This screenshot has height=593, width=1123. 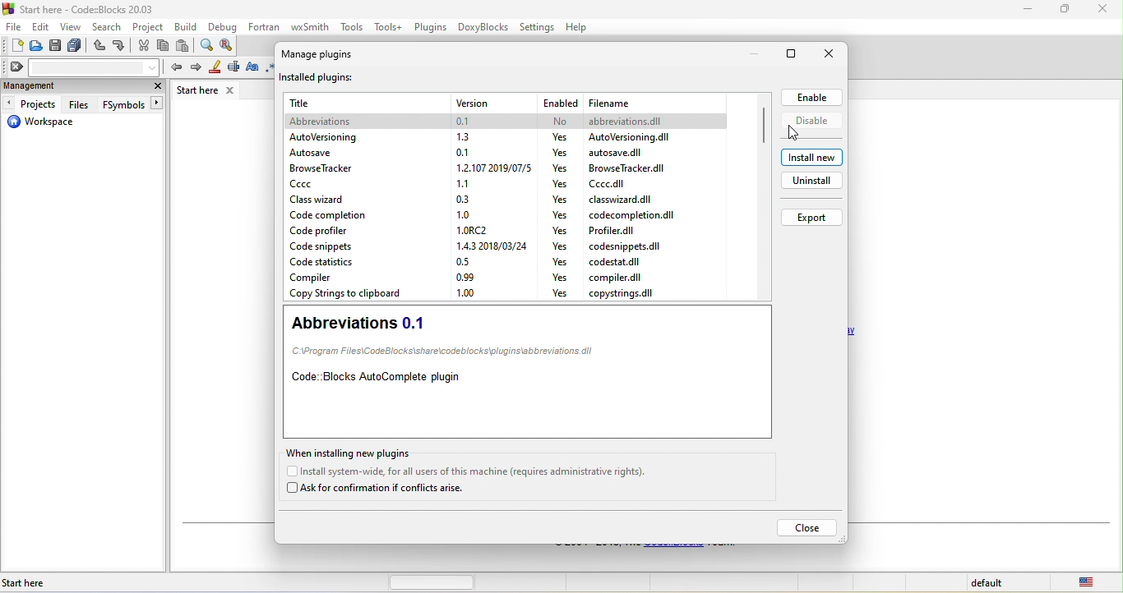 I want to click on maximize, so click(x=793, y=55).